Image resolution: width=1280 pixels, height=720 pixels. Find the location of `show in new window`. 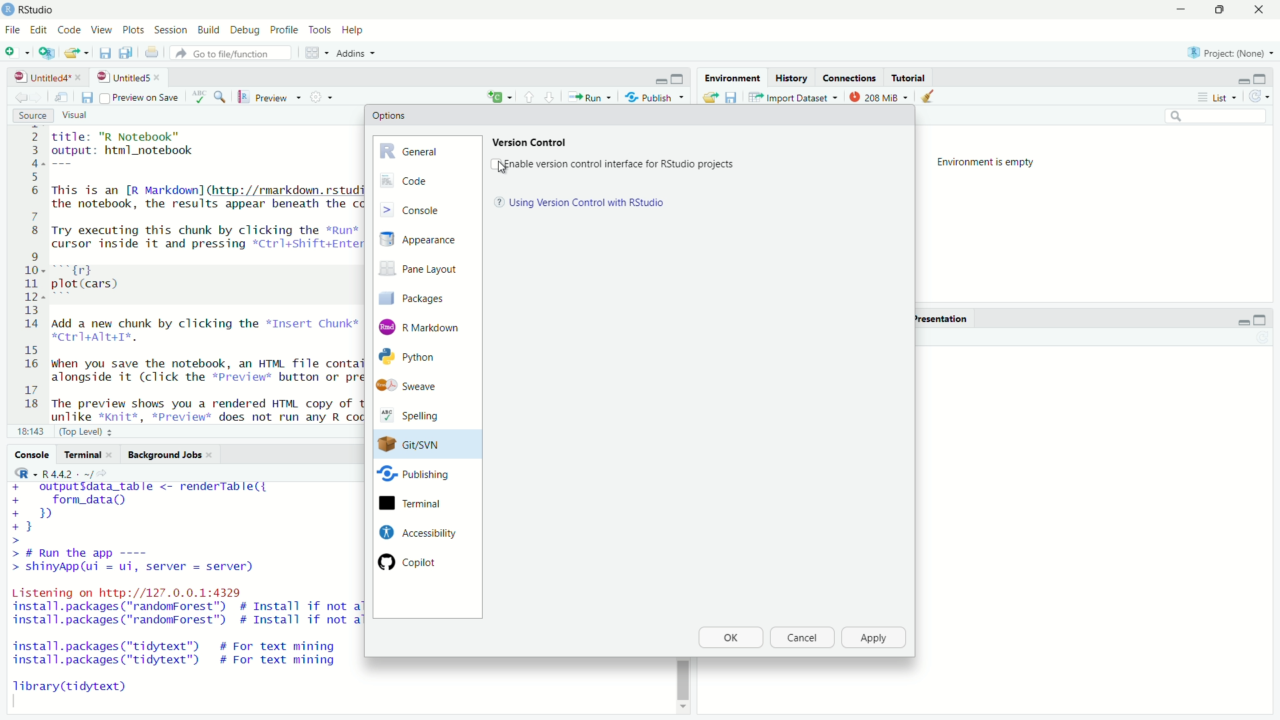

show in new window is located at coordinates (61, 98).